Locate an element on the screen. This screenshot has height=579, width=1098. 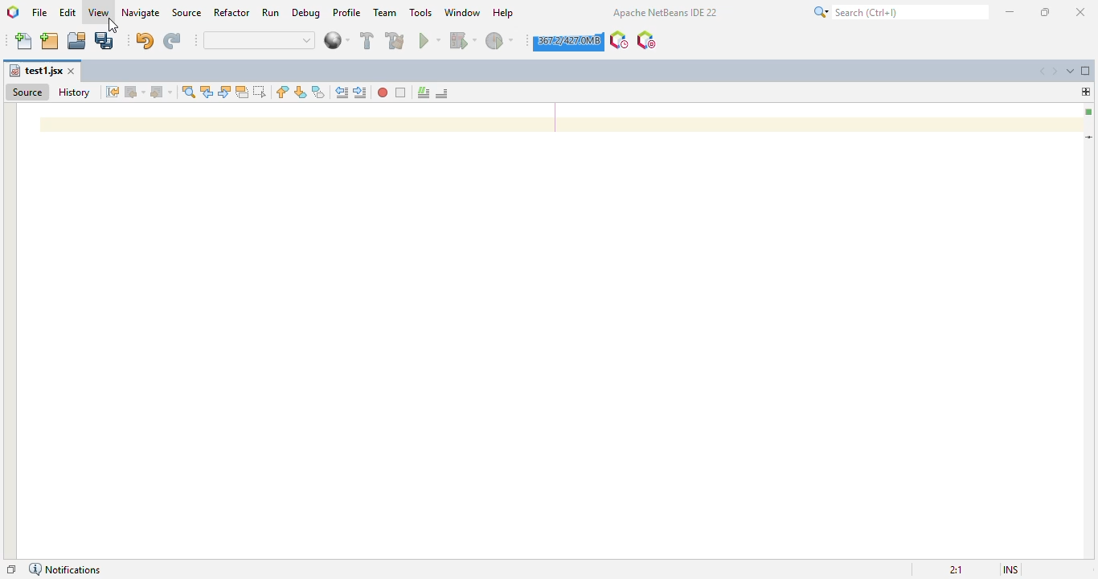
run is located at coordinates (271, 12).